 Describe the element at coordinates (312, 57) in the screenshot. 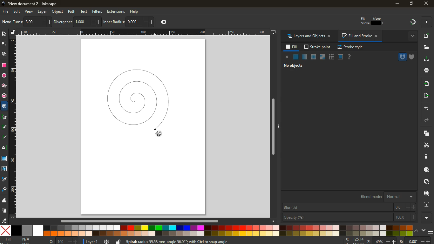

I see `ice` at that location.